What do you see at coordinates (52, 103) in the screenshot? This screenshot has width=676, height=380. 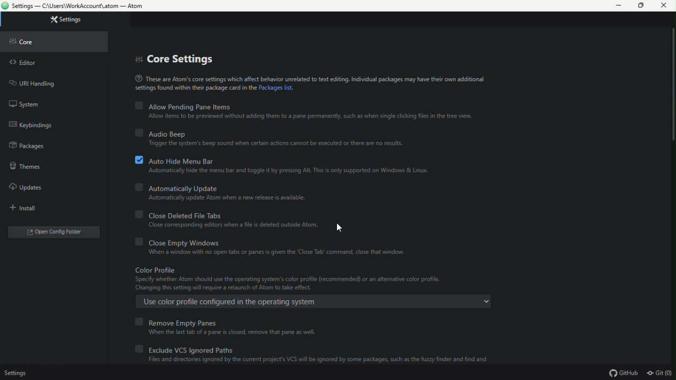 I see `system` at bounding box center [52, 103].